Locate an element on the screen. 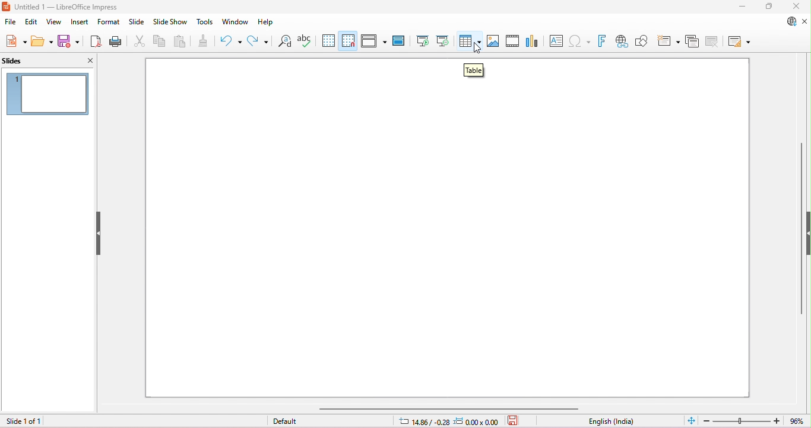 The image size is (811, 428). paste is located at coordinates (181, 42).